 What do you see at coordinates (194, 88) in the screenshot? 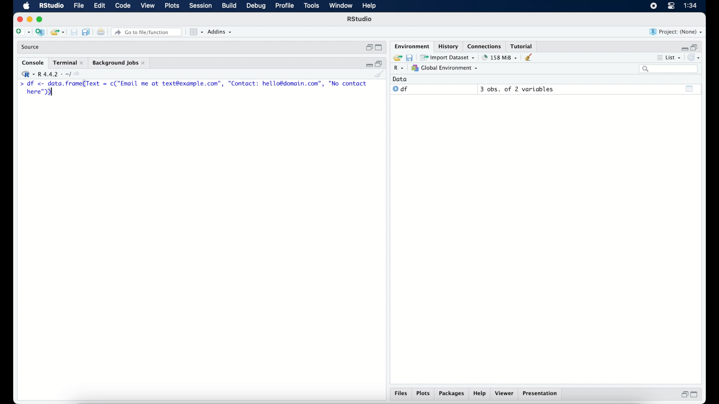
I see `> df <- Se renee = c("Email me at text@example.com”, "Contact: hello@domain.com”, "No contact
here");` at bounding box center [194, 88].